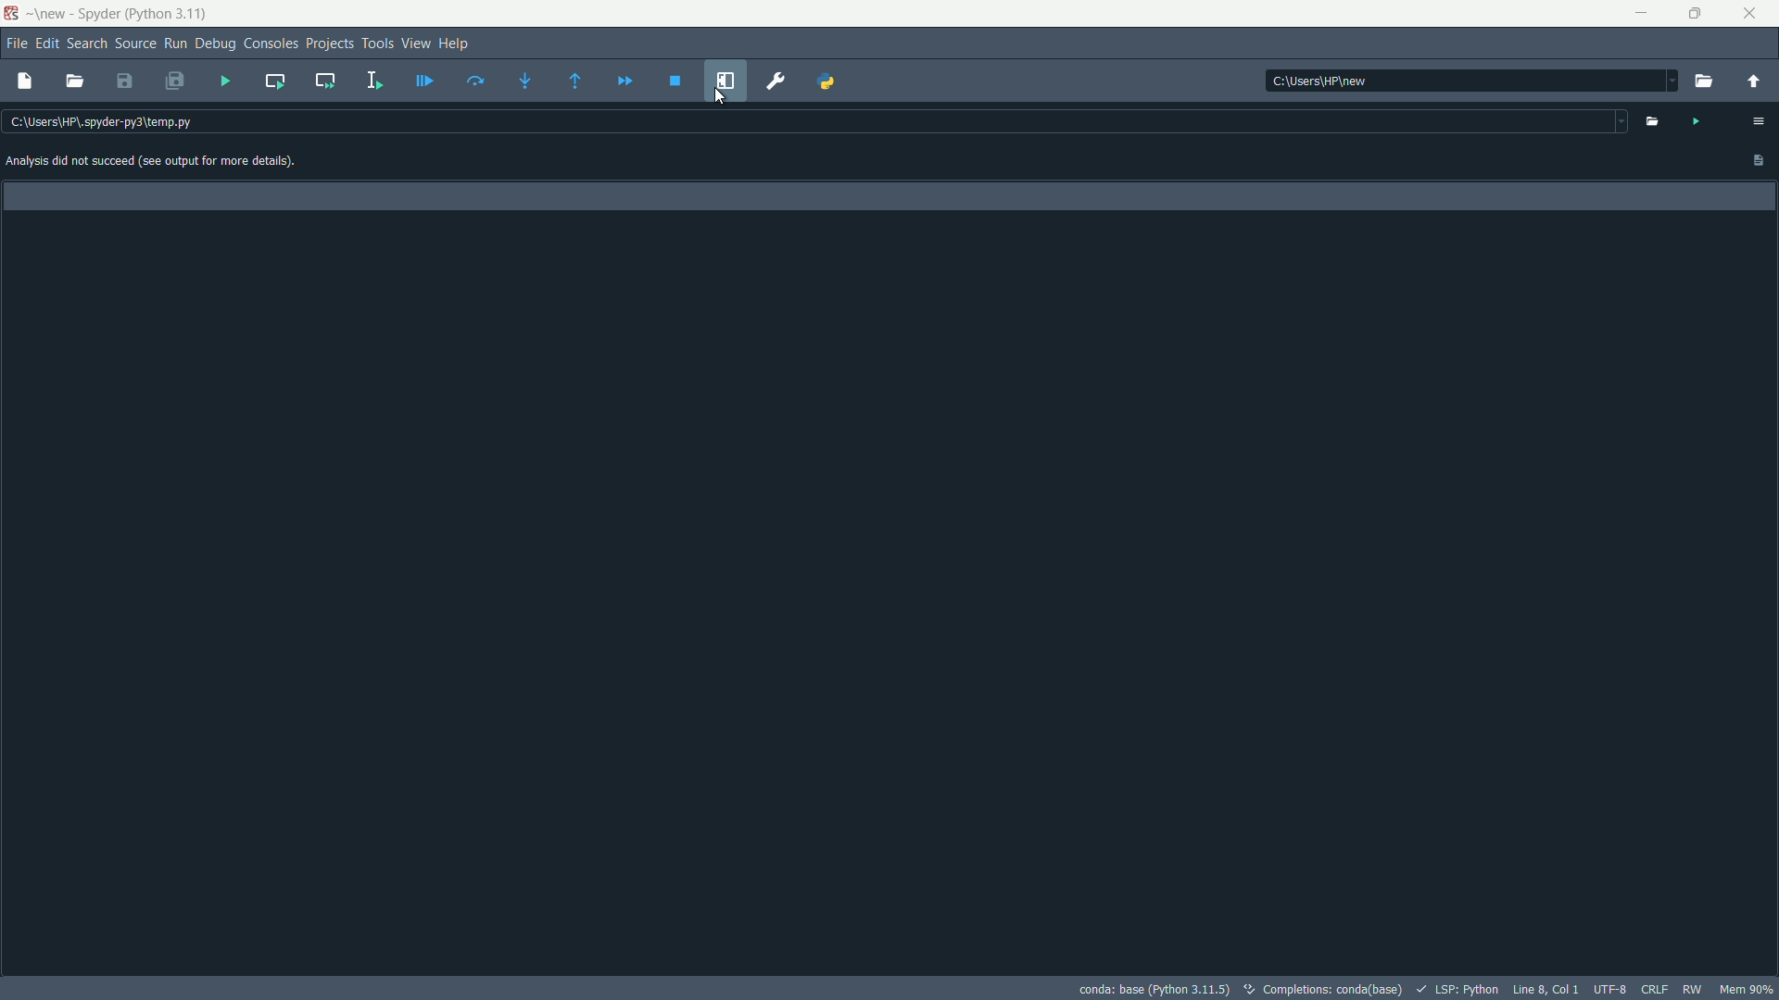 Image resolution: width=1779 pixels, height=1000 pixels. What do you see at coordinates (97, 16) in the screenshot?
I see `app icon` at bounding box center [97, 16].